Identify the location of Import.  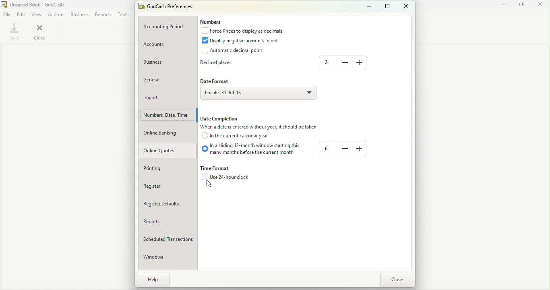
(162, 97).